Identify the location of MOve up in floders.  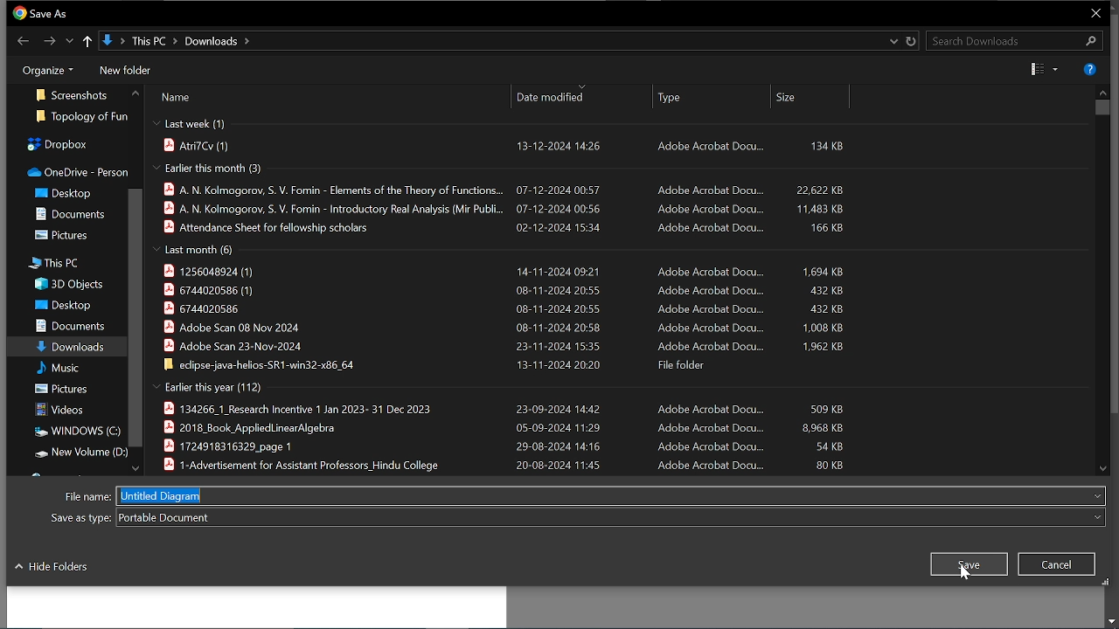
(134, 93).